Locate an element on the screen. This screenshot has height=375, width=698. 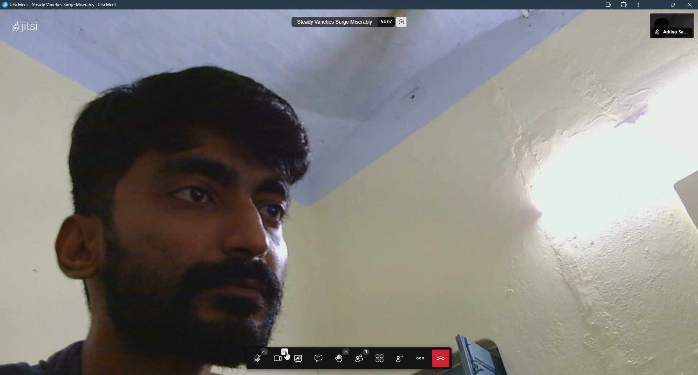
mute is located at coordinates (655, 32).